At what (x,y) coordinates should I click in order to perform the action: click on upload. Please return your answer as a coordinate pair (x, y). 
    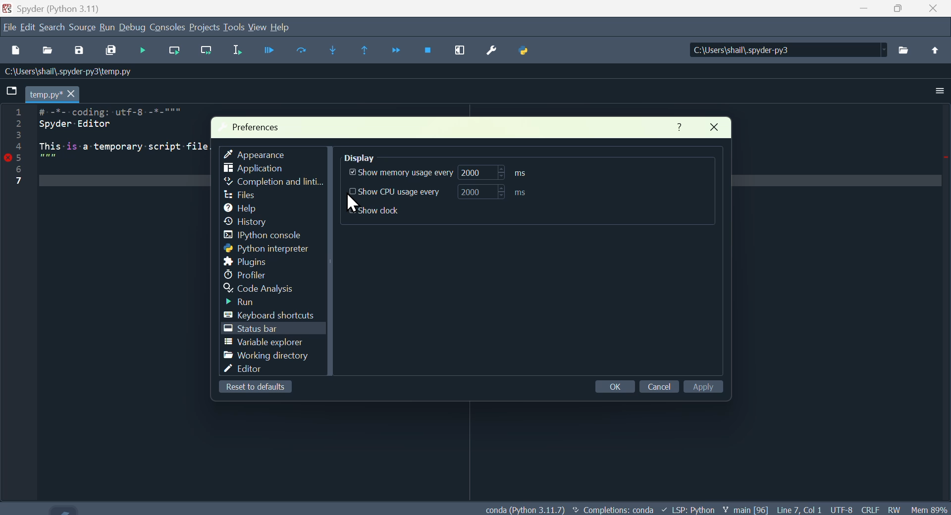
    Looking at the image, I should click on (933, 49).